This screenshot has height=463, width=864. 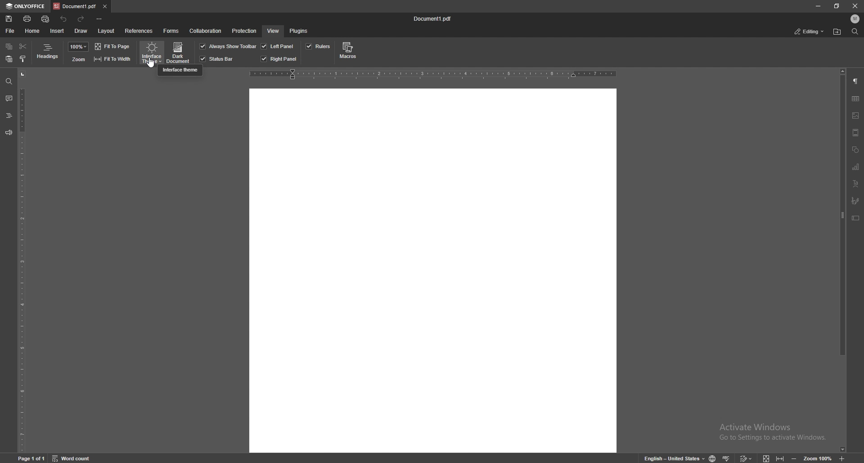 I want to click on scroll bar, so click(x=842, y=261).